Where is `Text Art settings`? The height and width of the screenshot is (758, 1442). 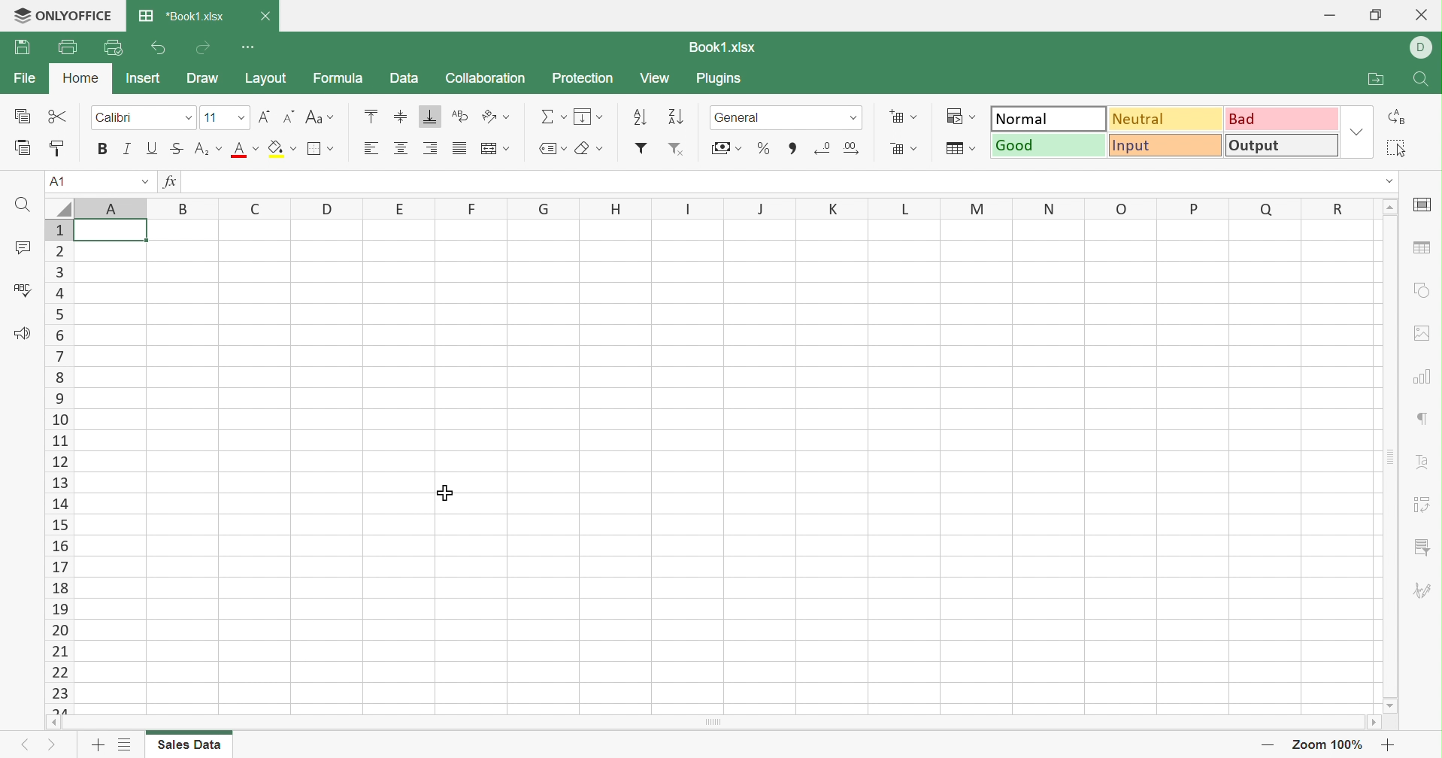 Text Art settings is located at coordinates (1424, 459).